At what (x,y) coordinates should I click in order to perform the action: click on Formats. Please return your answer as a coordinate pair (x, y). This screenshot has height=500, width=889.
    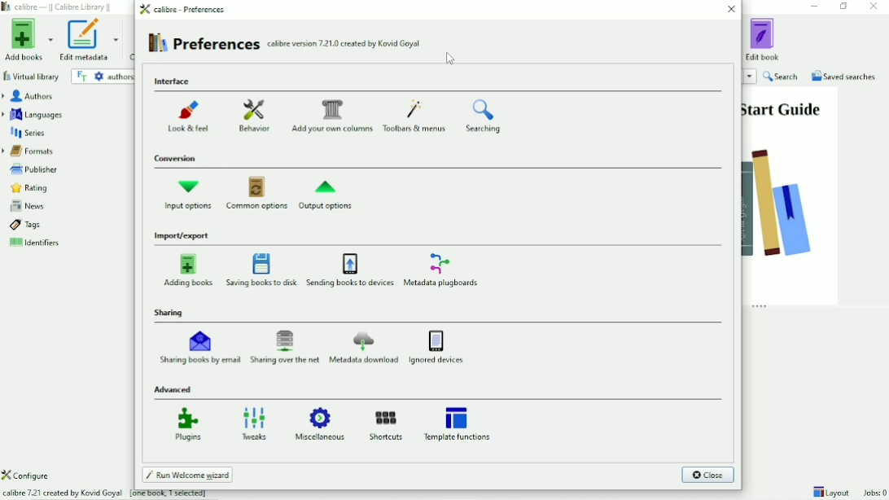
    Looking at the image, I should click on (63, 151).